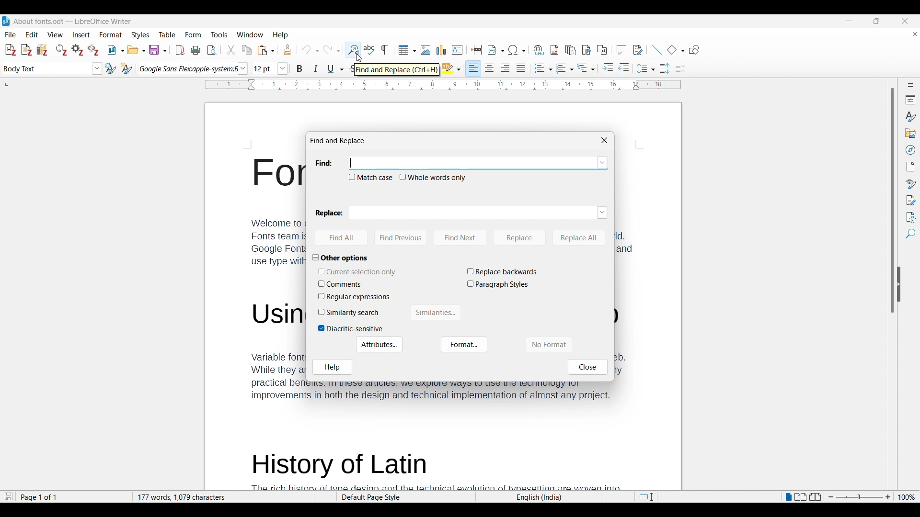 The image size is (920, 517). Describe the element at coordinates (892, 201) in the screenshot. I see `Vertical slide bar` at that location.